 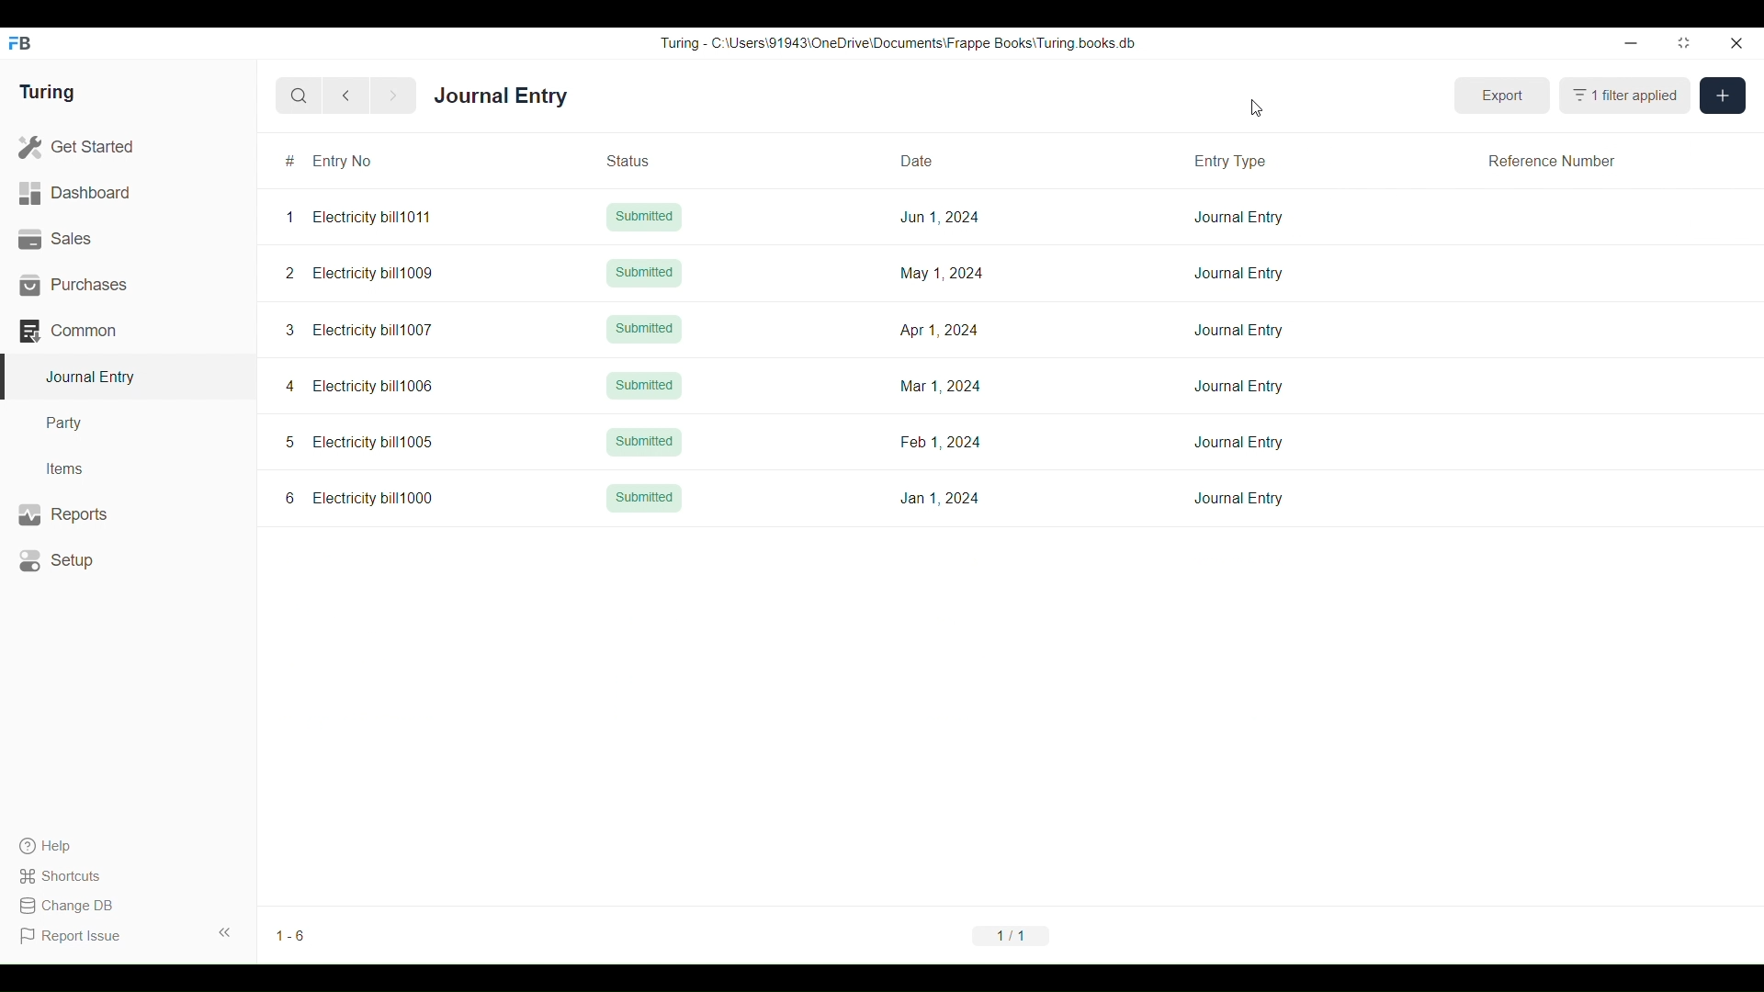 I want to click on Purchases, so click(x=128, y=285).